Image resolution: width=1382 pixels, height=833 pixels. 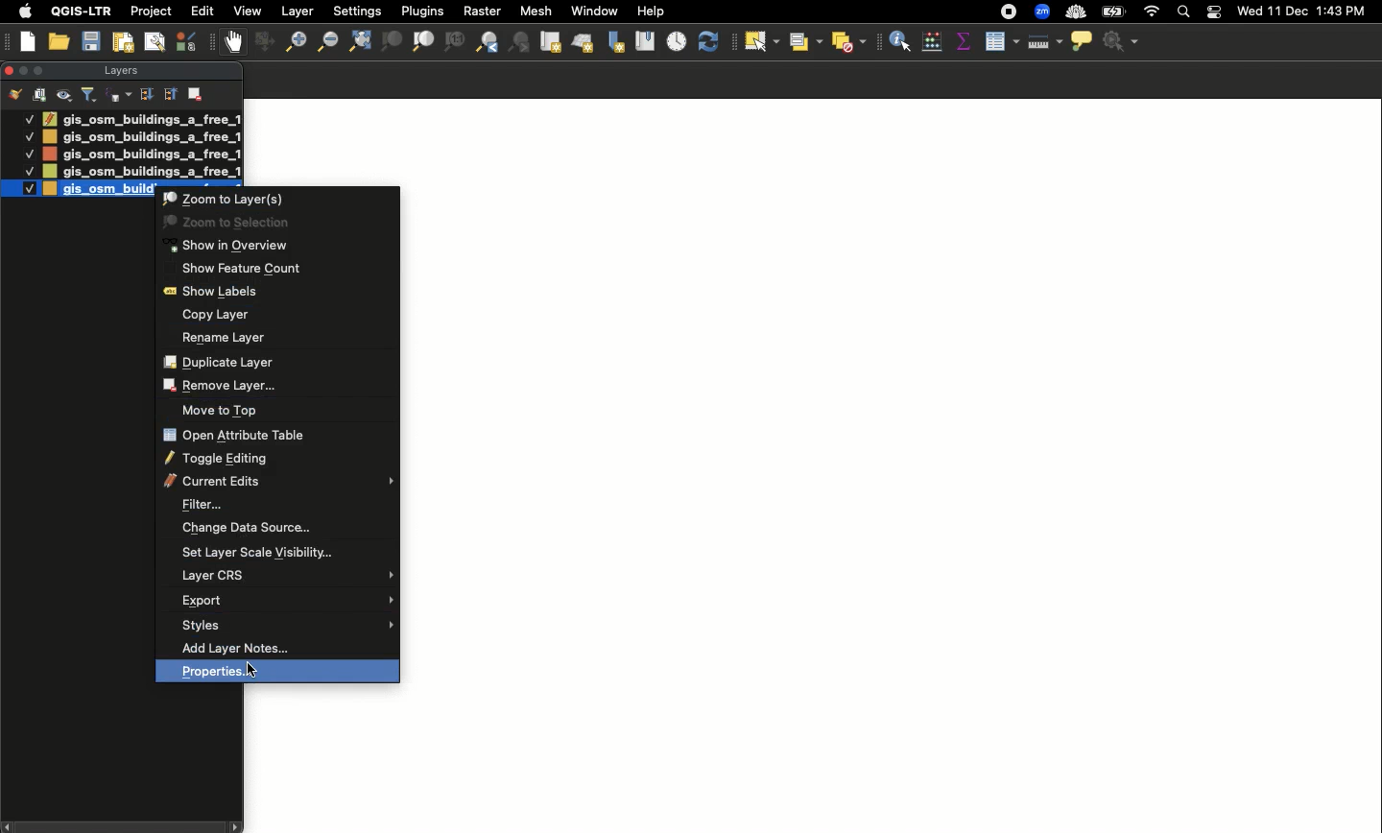 I want to click on Maximize, so click(x=42, y=70).